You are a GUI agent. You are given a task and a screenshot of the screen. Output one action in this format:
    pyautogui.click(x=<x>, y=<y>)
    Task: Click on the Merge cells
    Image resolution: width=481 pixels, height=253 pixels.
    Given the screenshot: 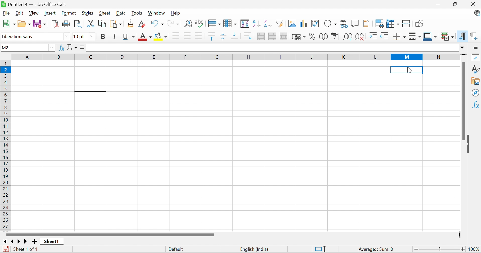 What is the action you would take?
    pyautogui.click(x=273, y=37)
    